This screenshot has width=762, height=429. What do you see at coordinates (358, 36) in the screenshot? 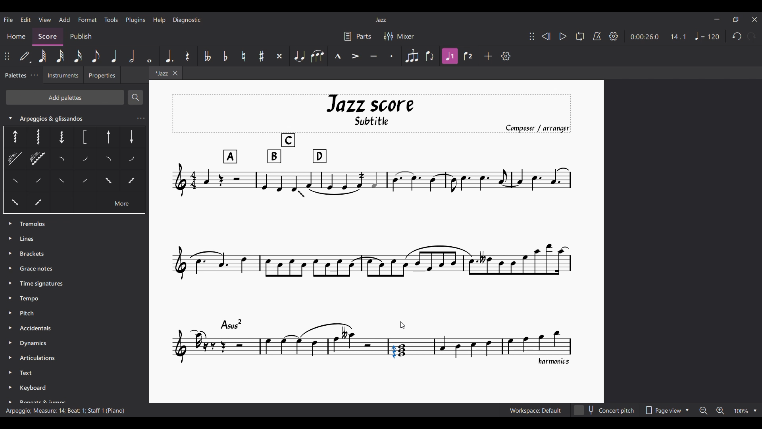
I see `Parts settings` at bounding box center [358, 36].